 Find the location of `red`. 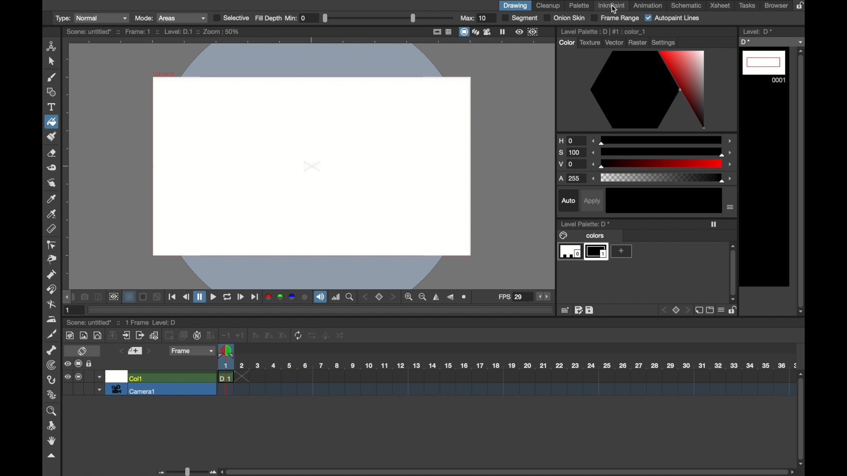

red is located at coordinates (269, 298).